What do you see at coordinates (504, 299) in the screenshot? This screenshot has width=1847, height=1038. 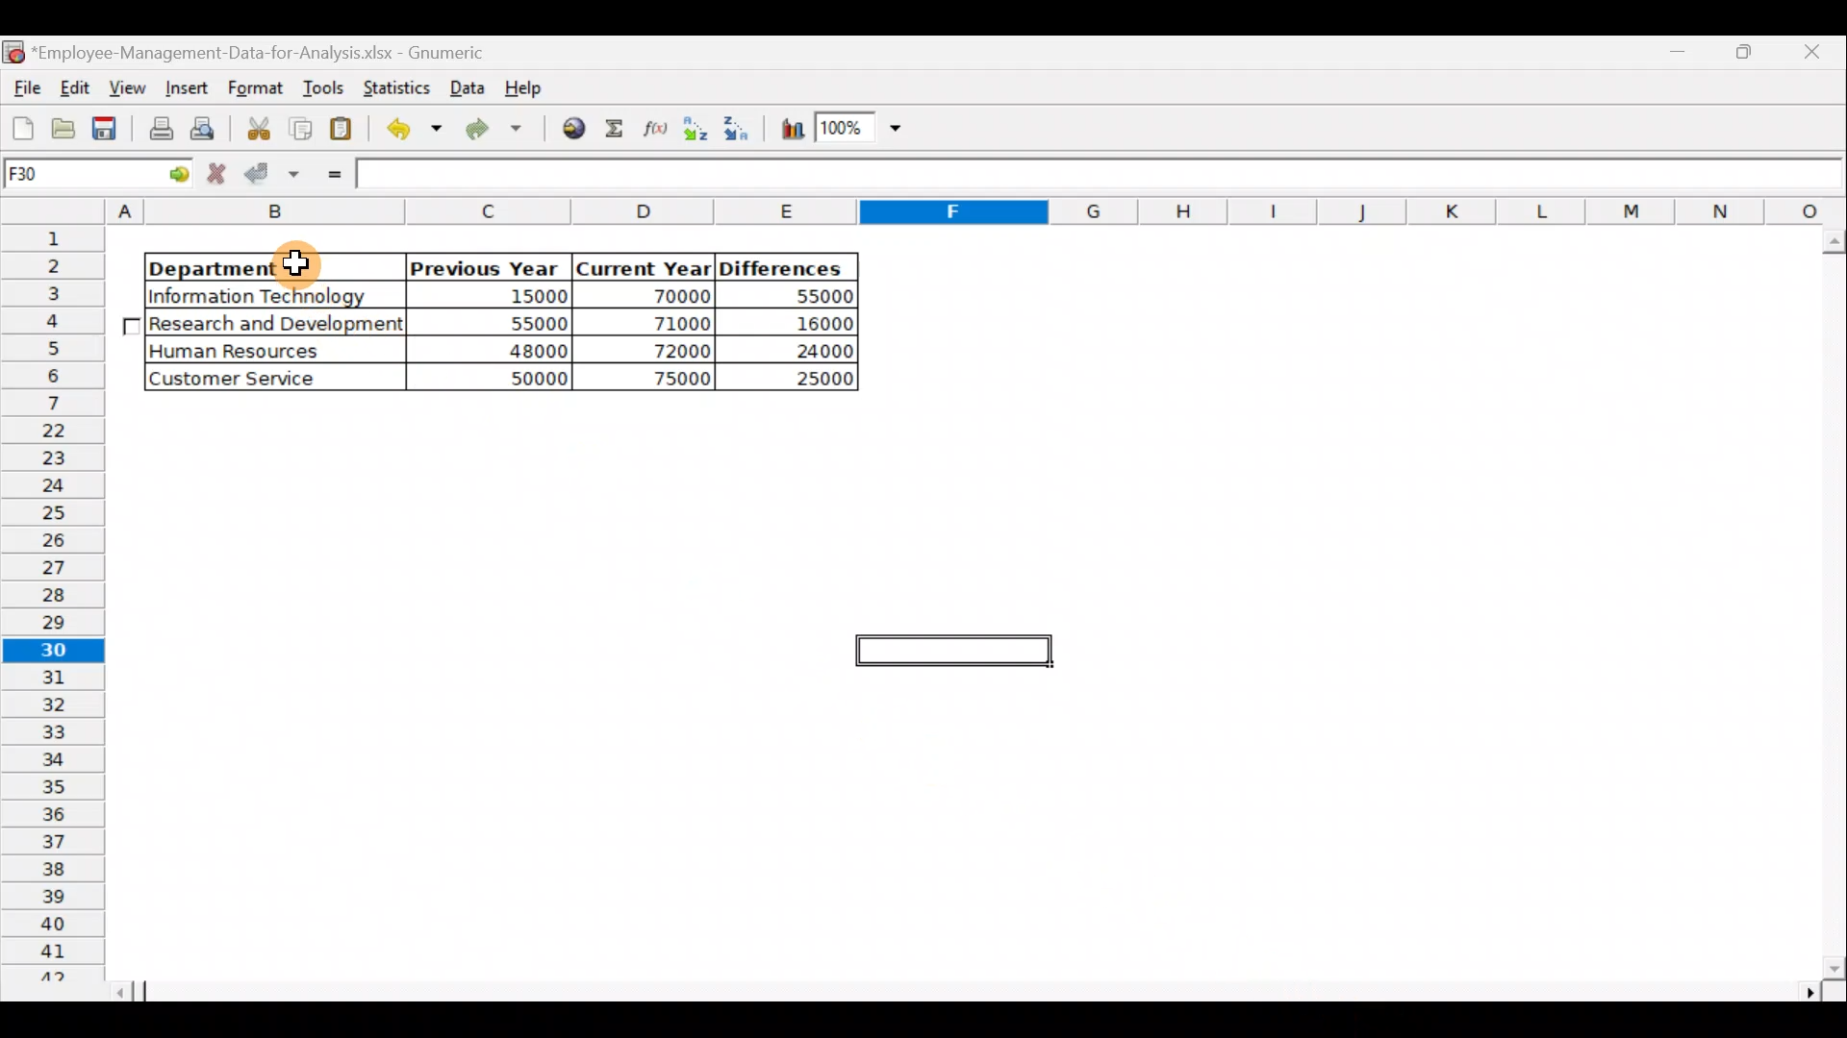 I see `15000` at bounding box center [504, 299].